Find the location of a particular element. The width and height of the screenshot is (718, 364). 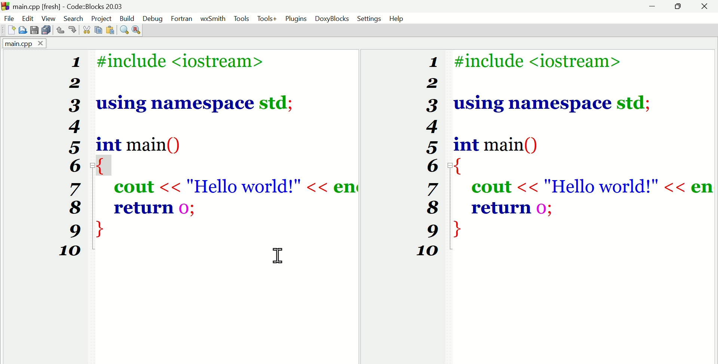

fortran is located at coordinates (182, 19).